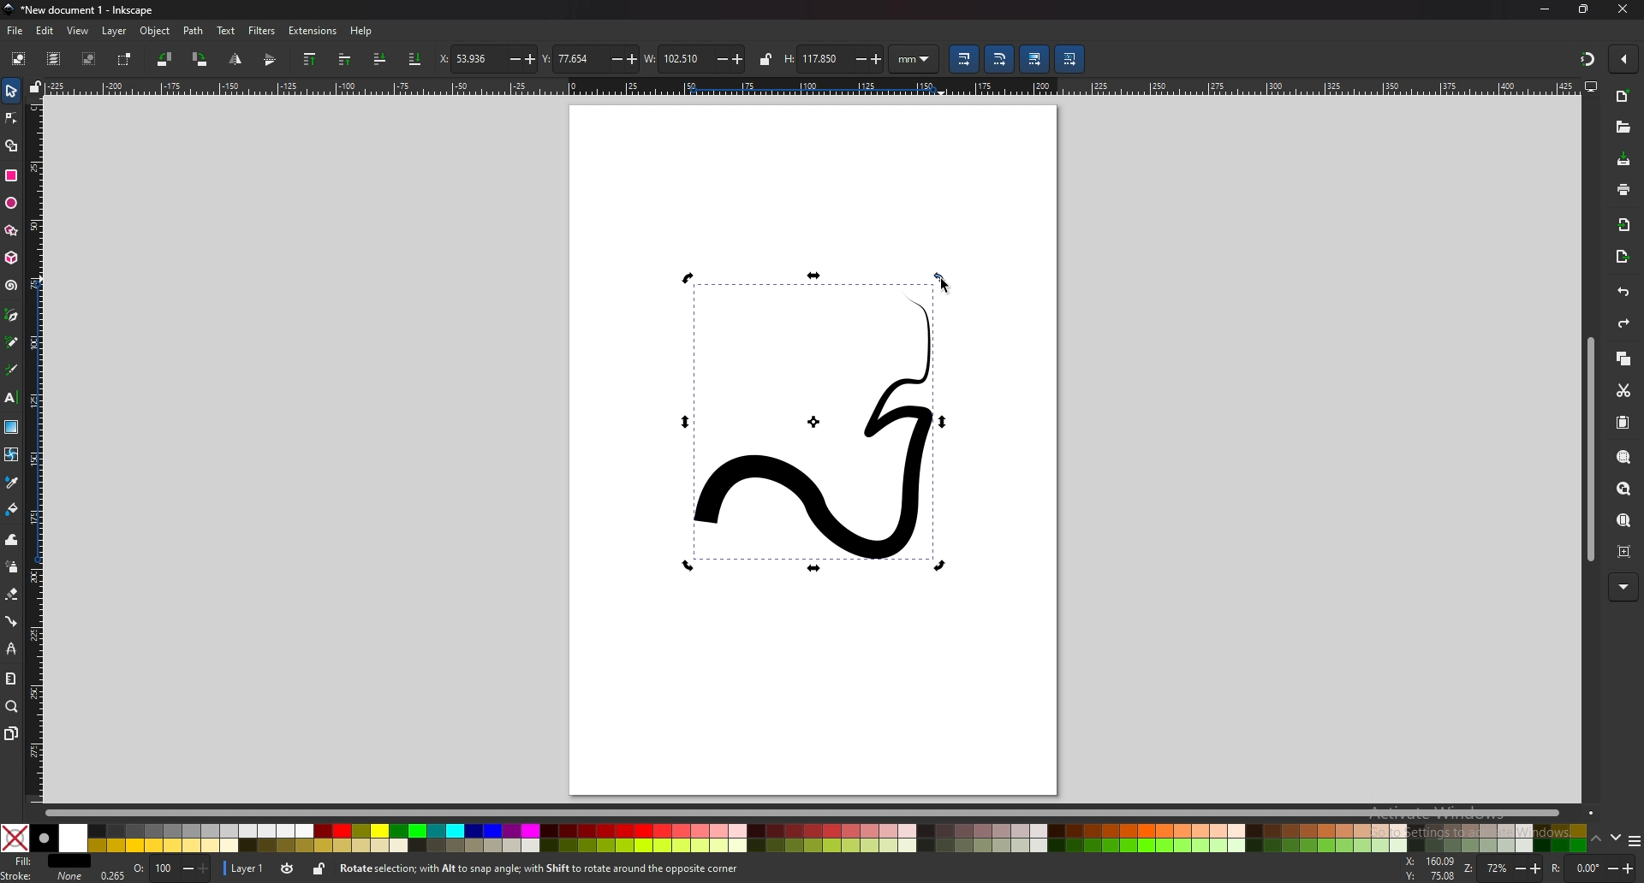 Image resolution: width=1644 pixels, height=883 pixels. I want to click on tweak, so click(12, 539).